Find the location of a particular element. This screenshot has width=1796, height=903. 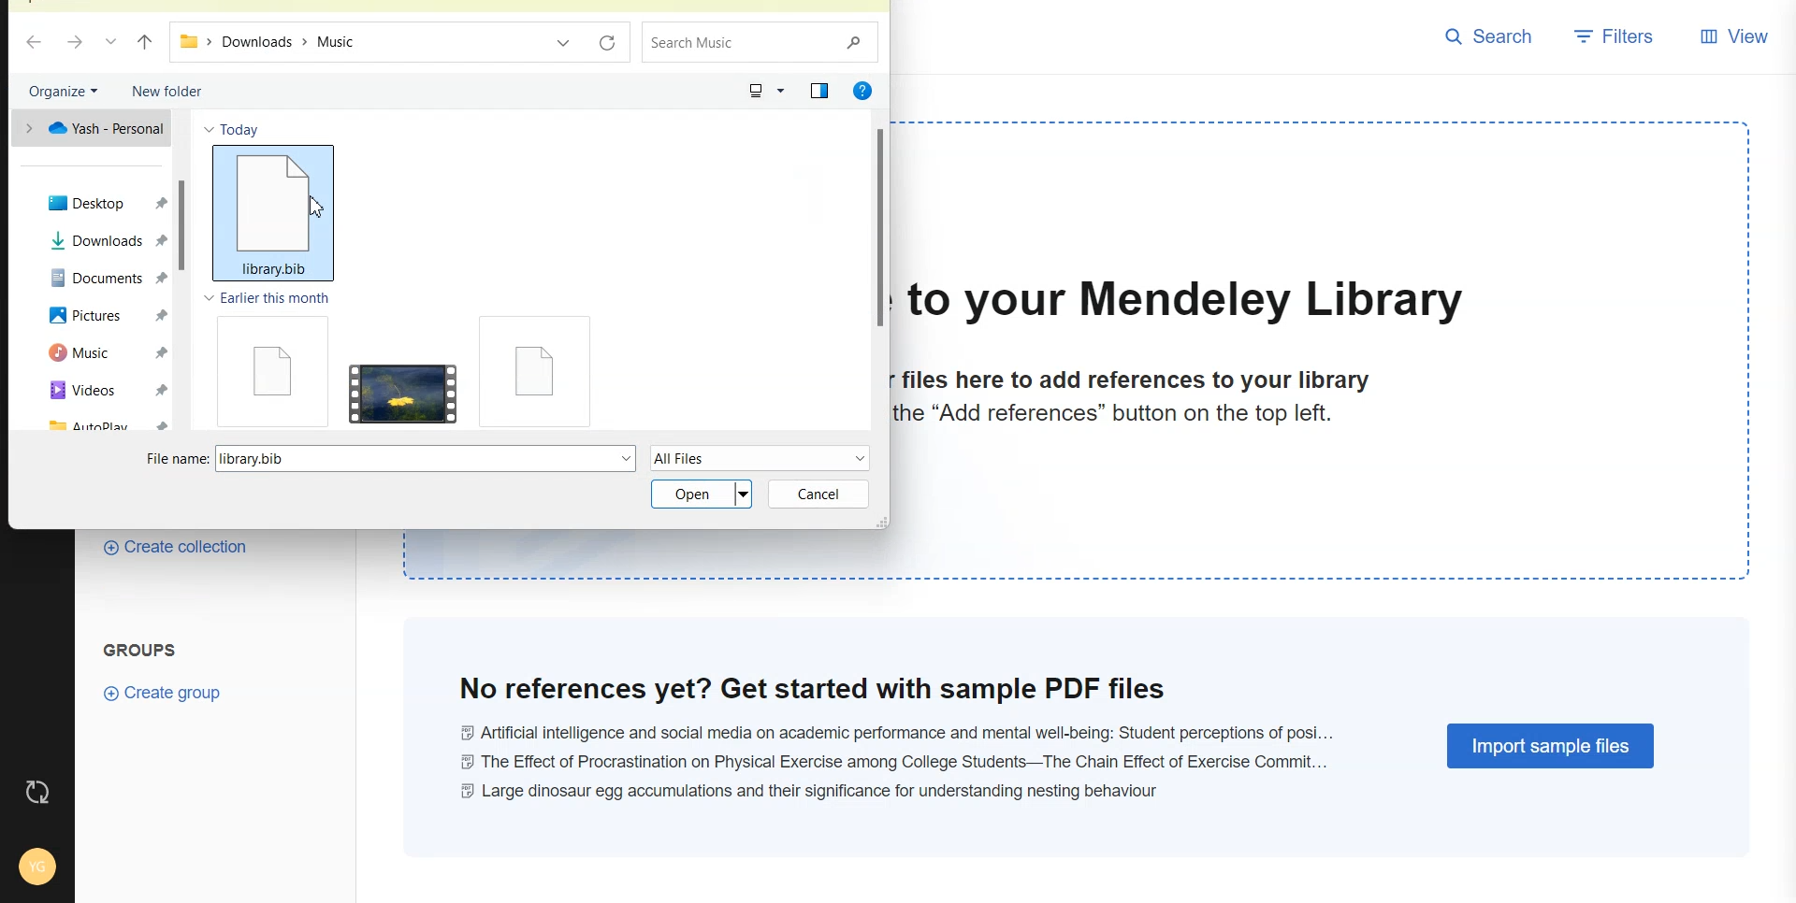

No references yet? Get started with sample PDF files is located at coordinates (814, 689).